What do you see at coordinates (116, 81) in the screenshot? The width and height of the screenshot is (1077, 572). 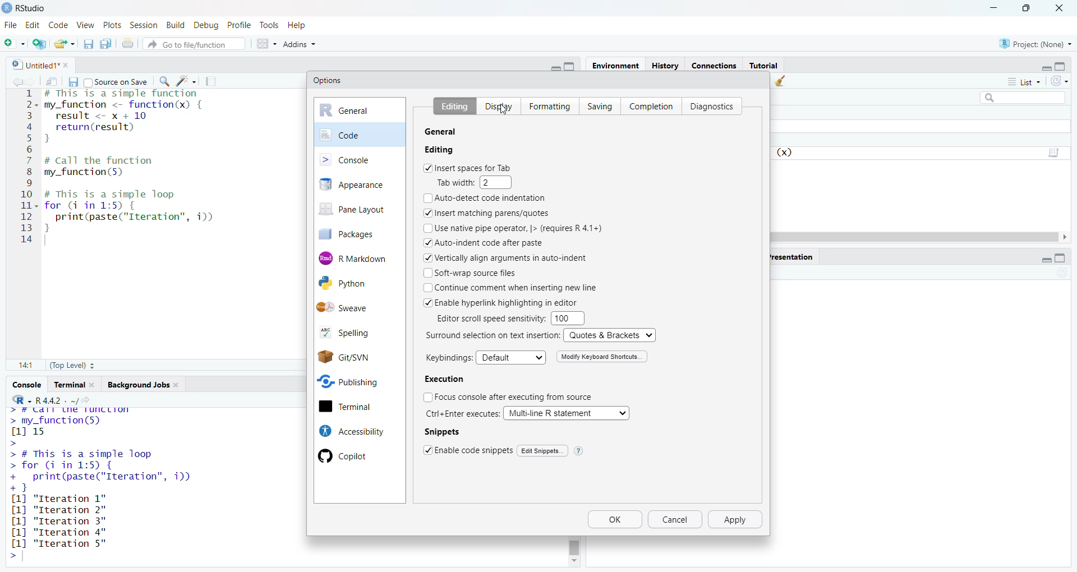 I see `source on save` at bounding box center [116, 81].